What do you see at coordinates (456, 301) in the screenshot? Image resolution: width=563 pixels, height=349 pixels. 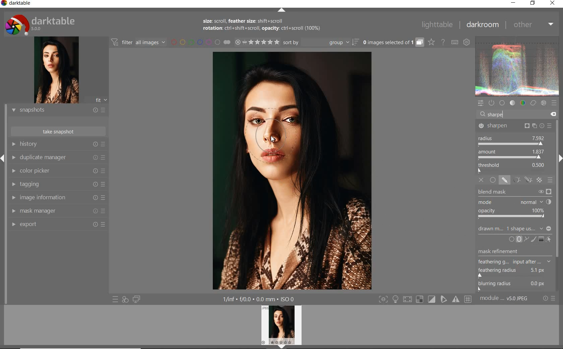 I see `sign ` at bounding box center [456, 301].